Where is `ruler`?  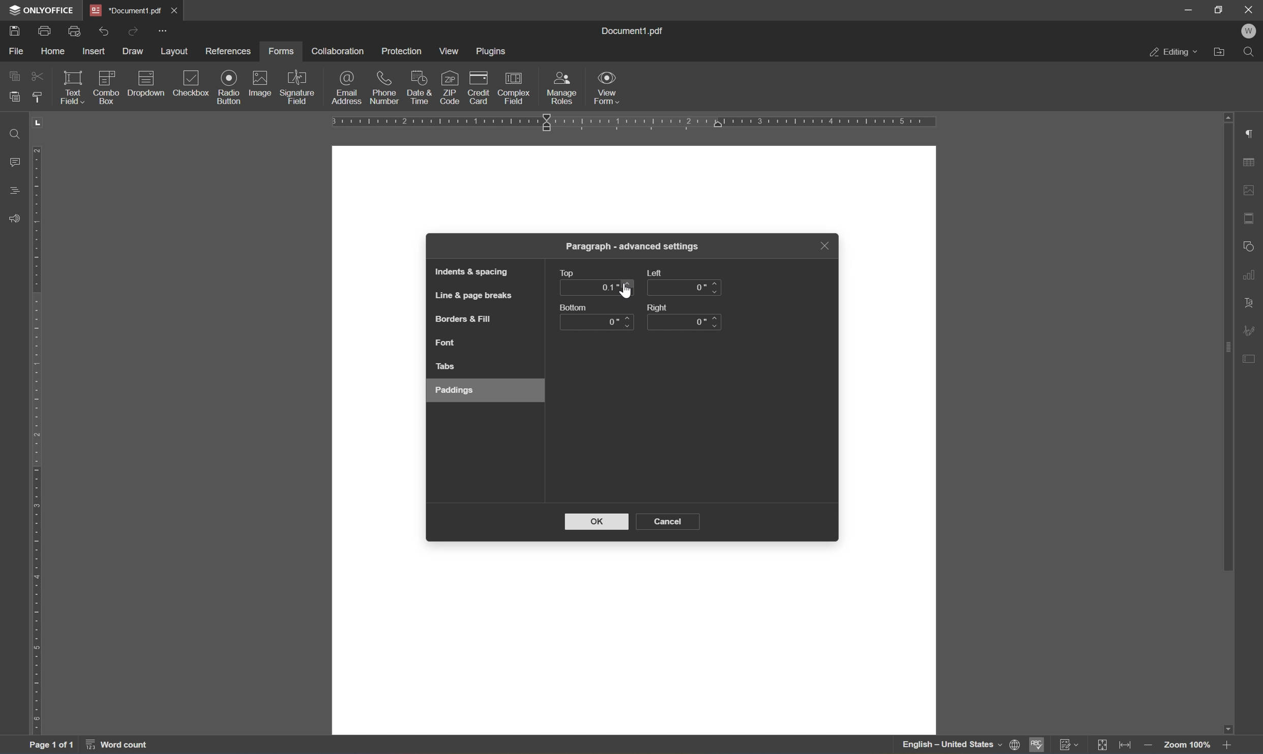 ruler is located at coordinates (634, 124).